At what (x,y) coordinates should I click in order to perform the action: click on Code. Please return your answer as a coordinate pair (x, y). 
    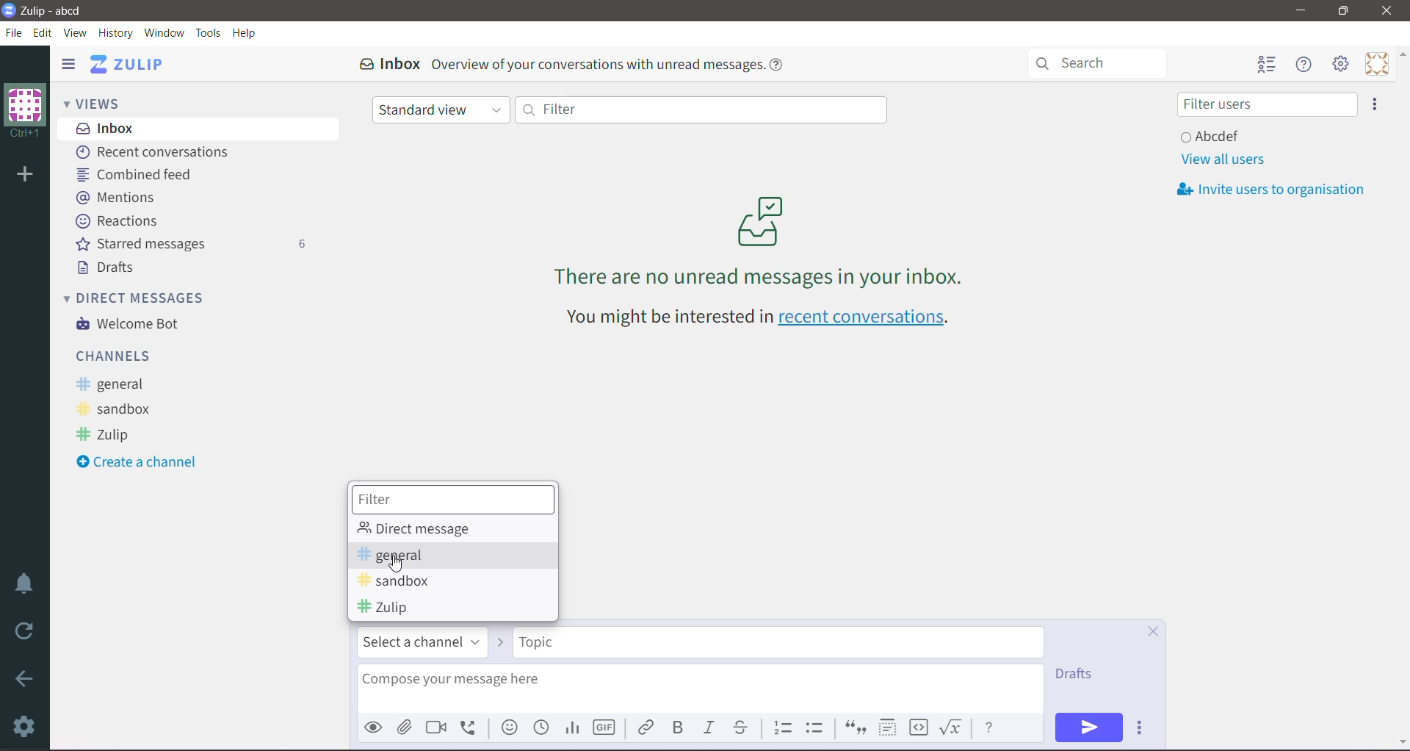
    Looking at the image, I should click on (919, 728).